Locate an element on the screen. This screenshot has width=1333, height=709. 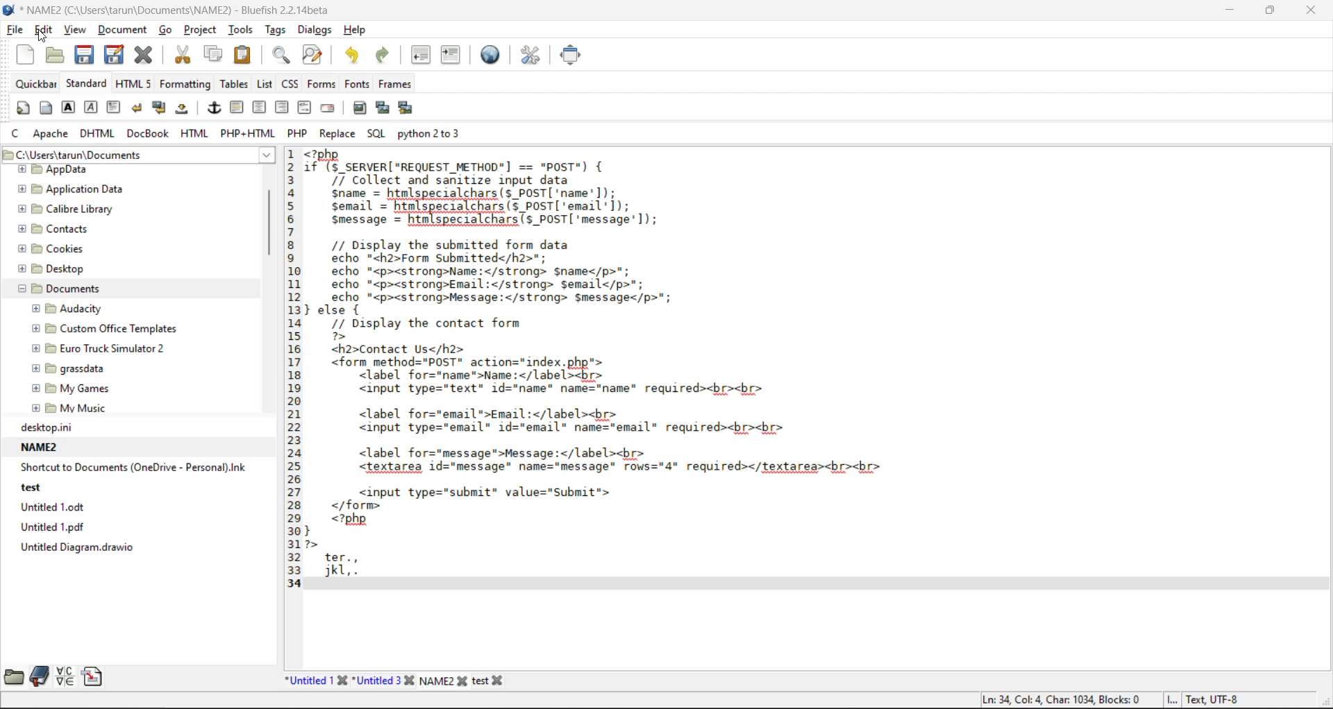
save is located at coordinates (87, 56).